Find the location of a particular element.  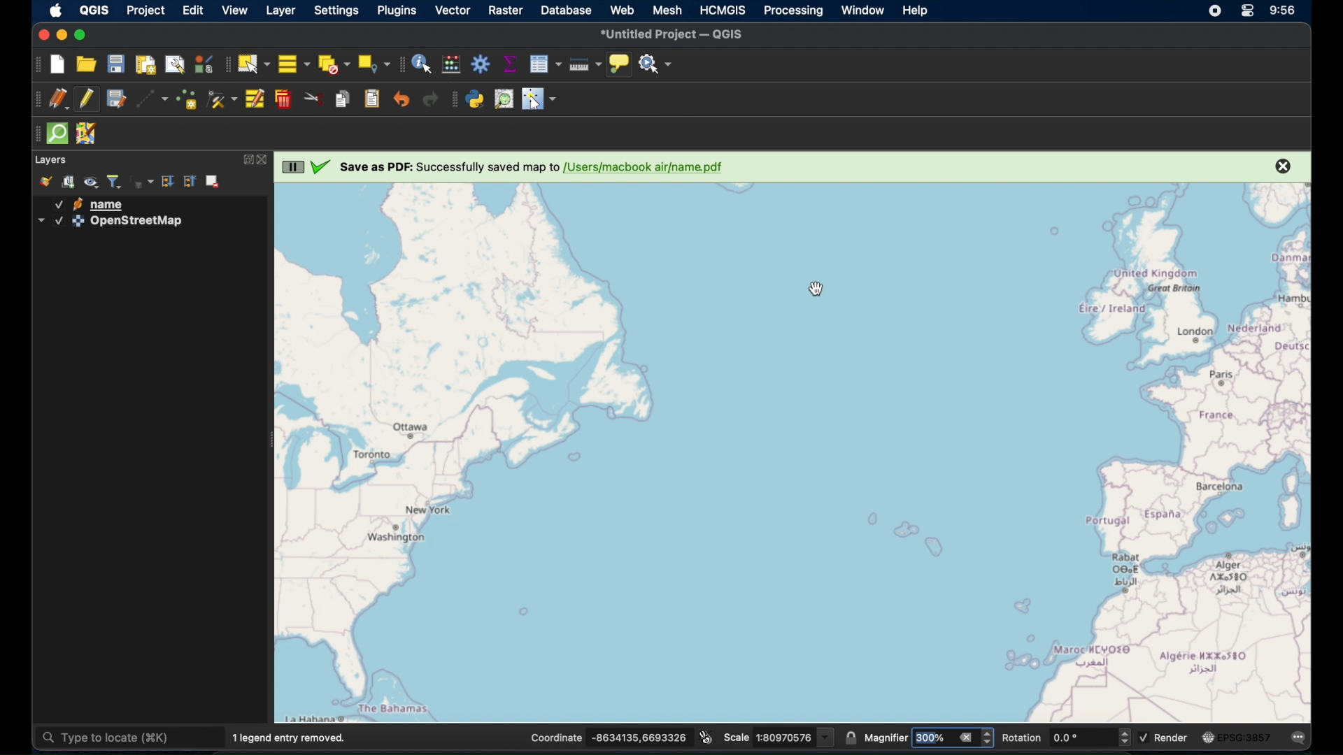

close is located at coordinates (265, 160).